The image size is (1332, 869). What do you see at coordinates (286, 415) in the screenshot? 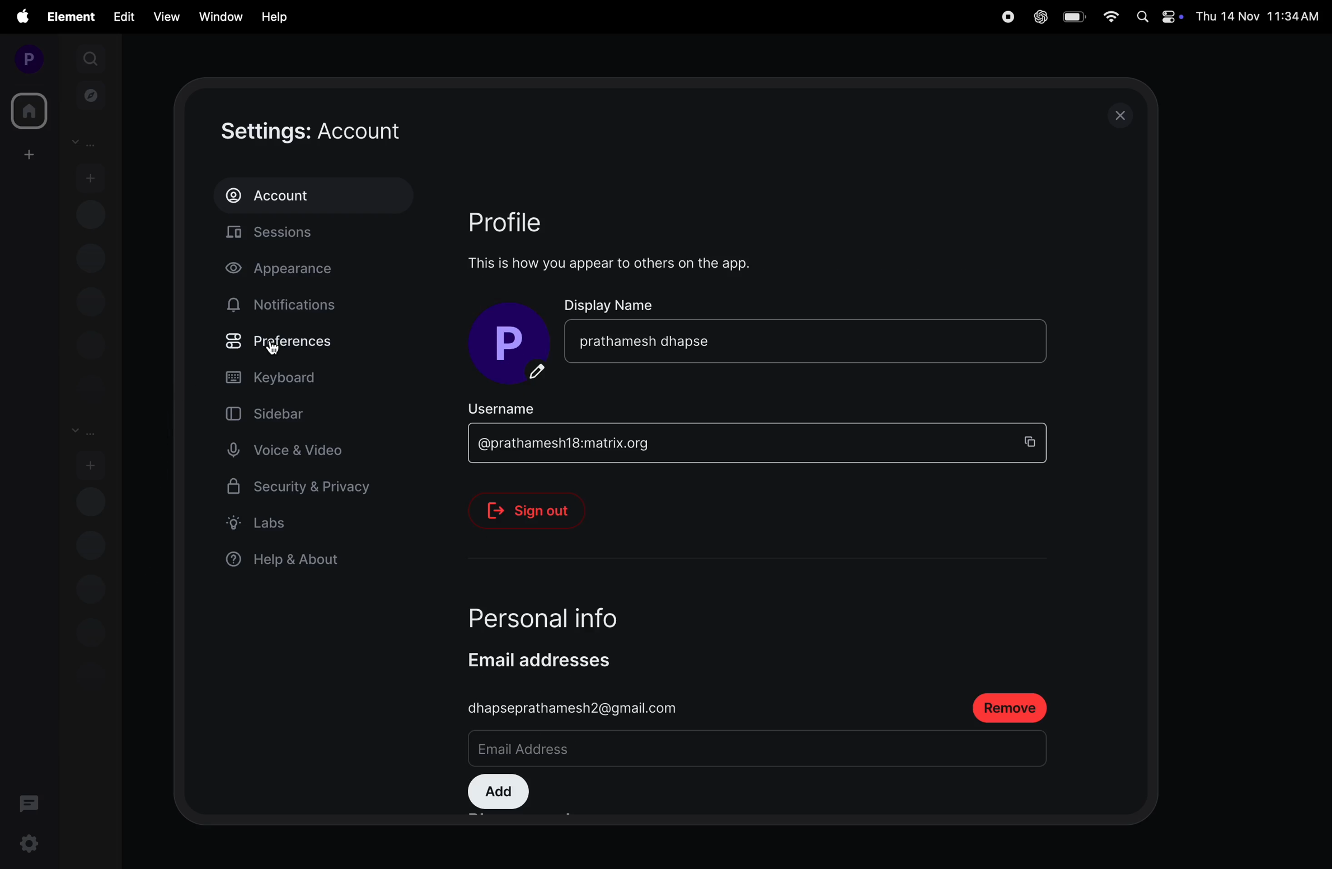
I see `sidebar` at bounding box center [286, 415].